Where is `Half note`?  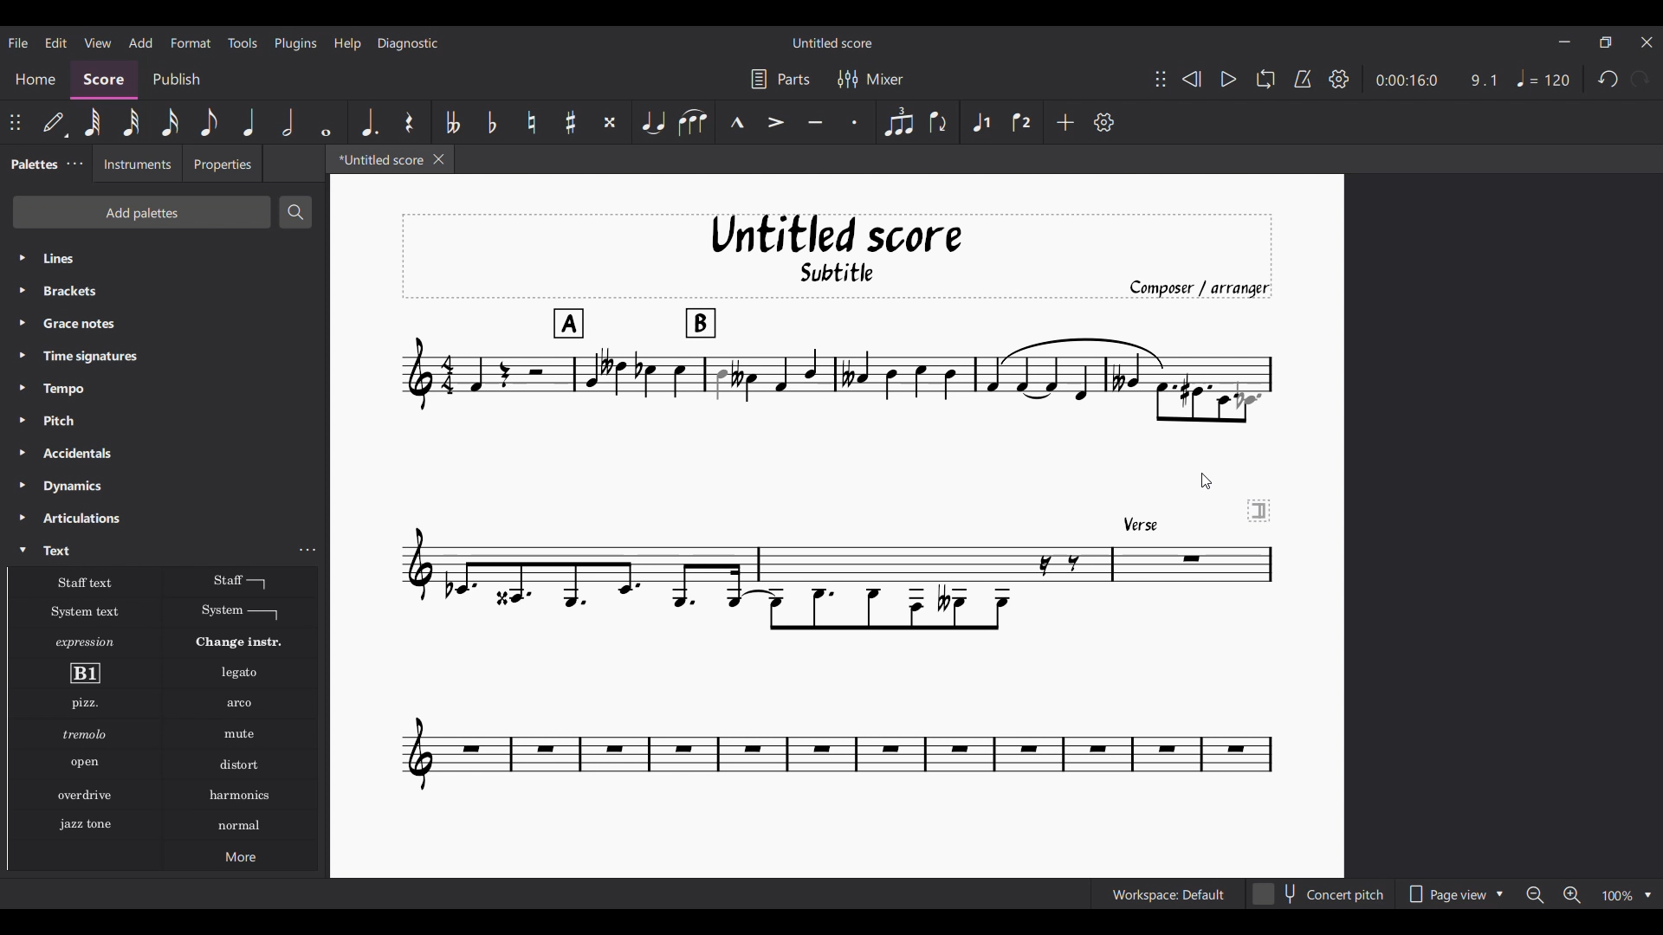
Half note is located at coordinates (288, 121).